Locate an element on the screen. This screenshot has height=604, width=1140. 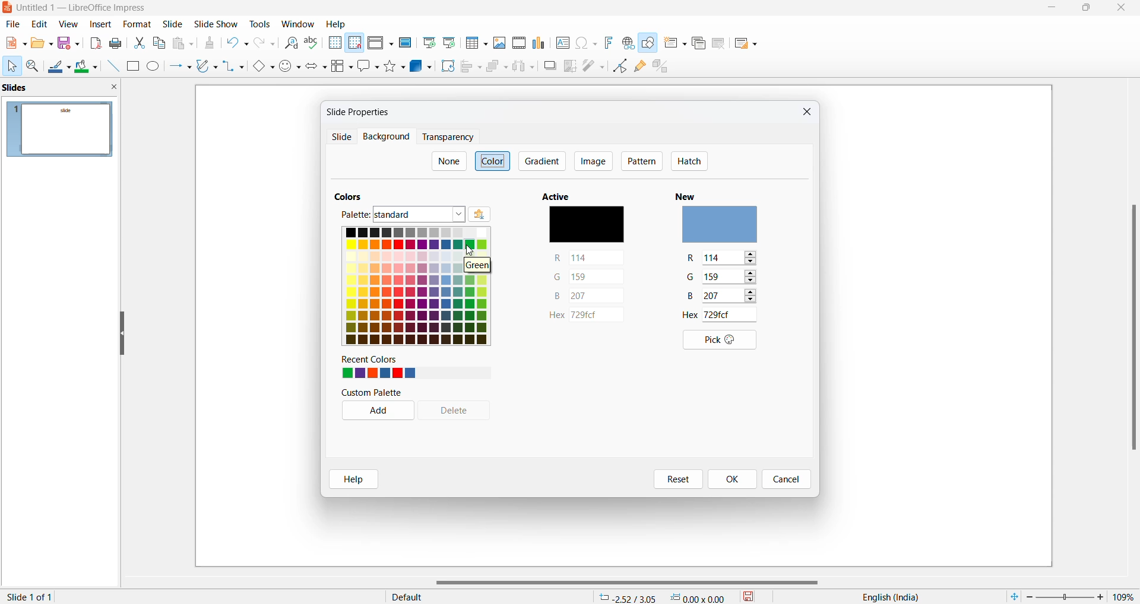
slide preview is located at coordinates (61, 129).